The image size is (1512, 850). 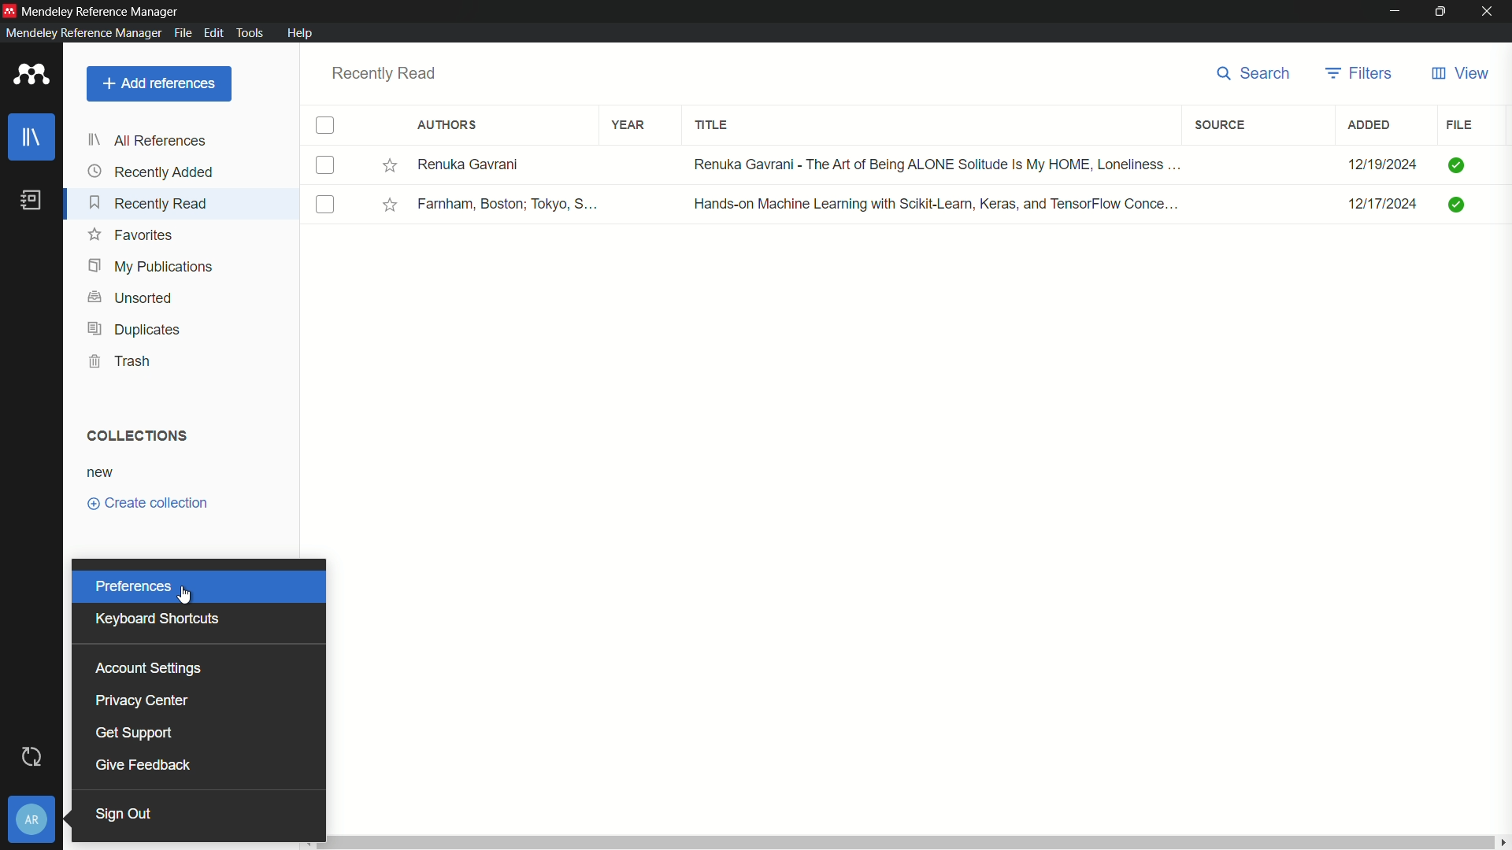 I want to click on recently read, so click(x=384, y=73).